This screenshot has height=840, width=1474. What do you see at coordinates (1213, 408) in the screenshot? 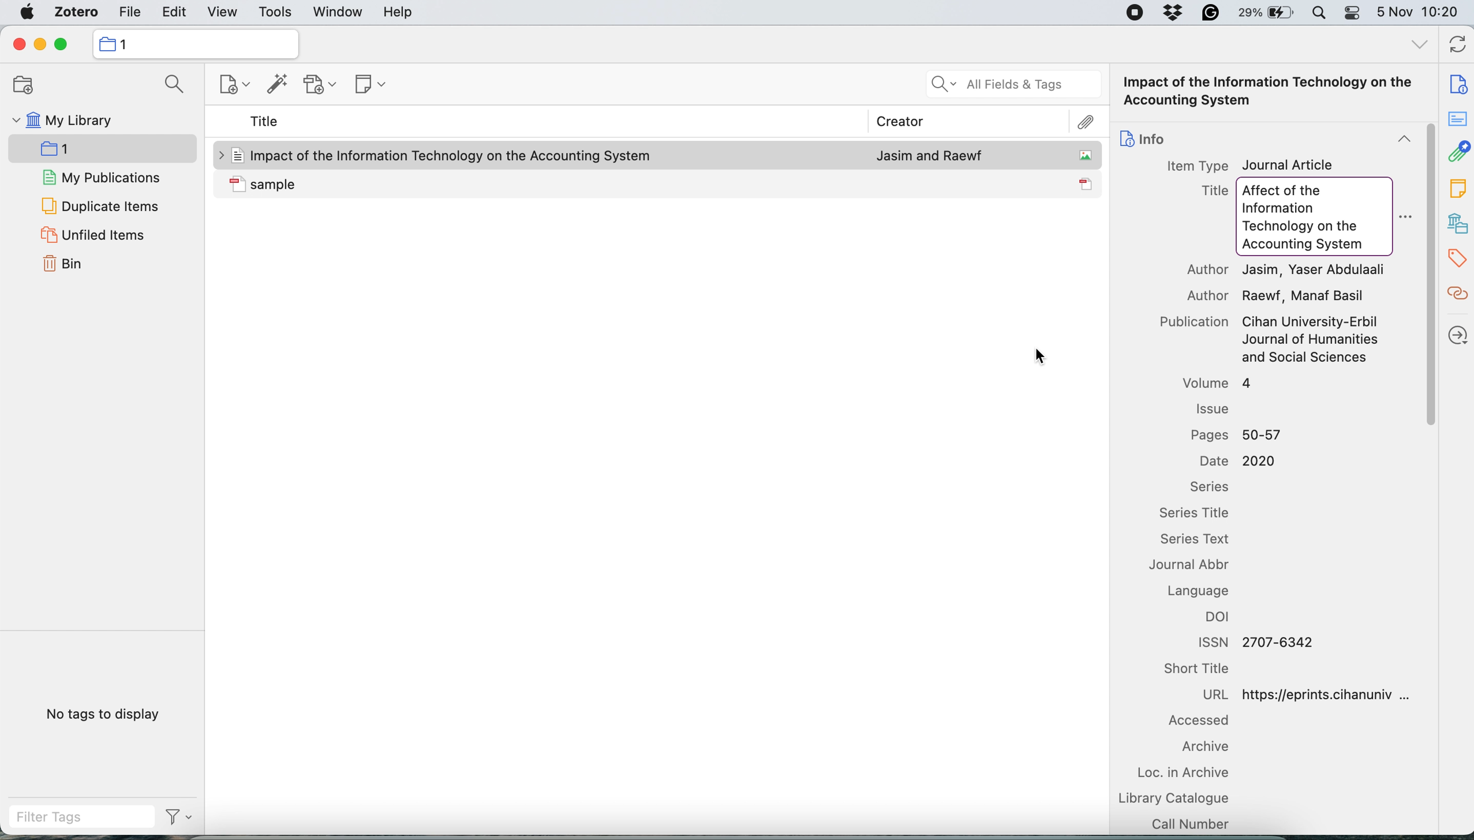
I see `issue` at bounding box center [1213, 408].